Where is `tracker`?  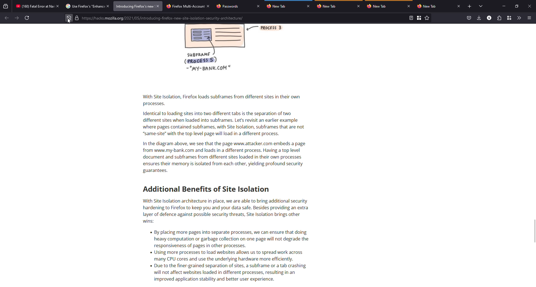 tracker is located at coordinates (69, 18).